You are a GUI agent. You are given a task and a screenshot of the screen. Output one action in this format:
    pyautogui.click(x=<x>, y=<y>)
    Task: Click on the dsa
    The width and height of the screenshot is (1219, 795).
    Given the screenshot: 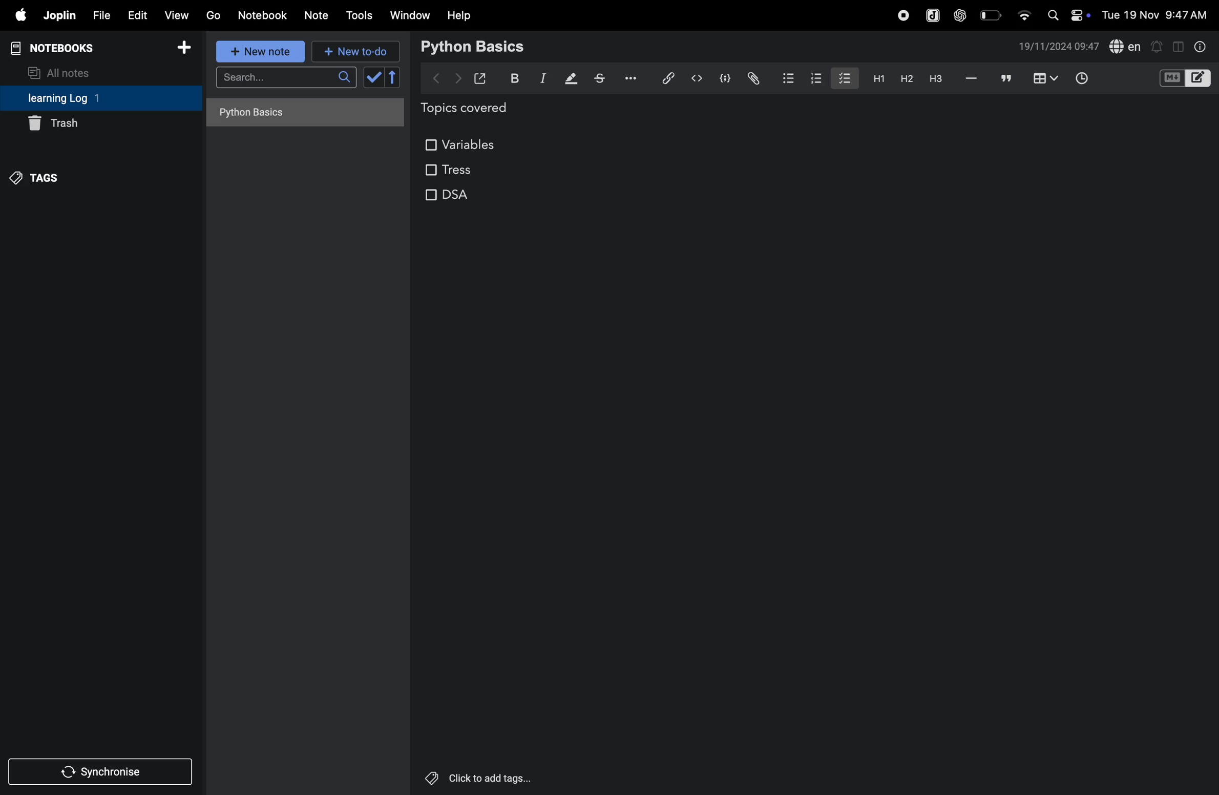 What is the action you would take?
    pyautogui.click(x=455, y=200)
    